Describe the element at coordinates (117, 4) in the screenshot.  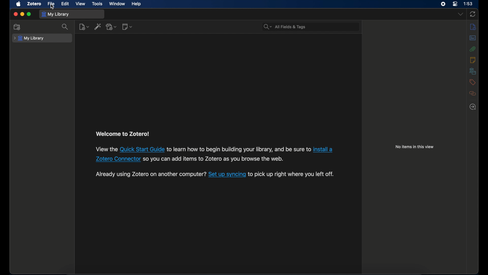
I see `window` at that location.